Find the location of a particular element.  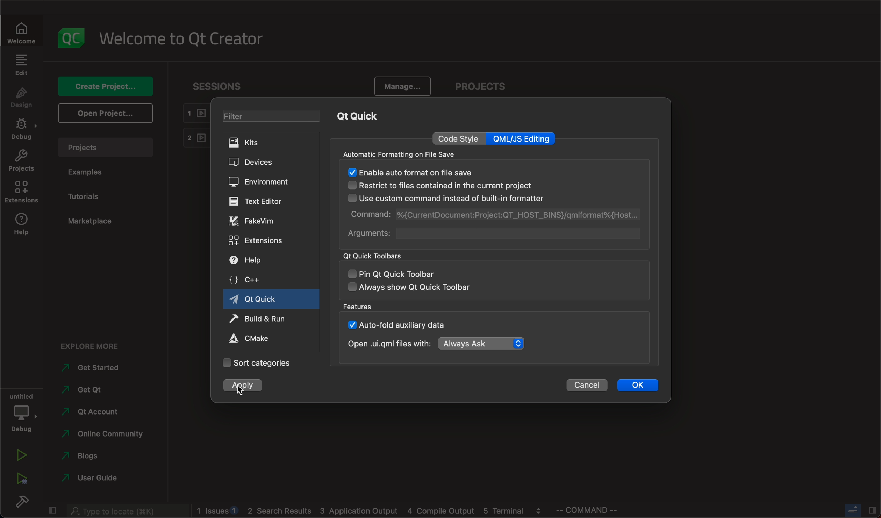

account is located at coordinates (91, 411).